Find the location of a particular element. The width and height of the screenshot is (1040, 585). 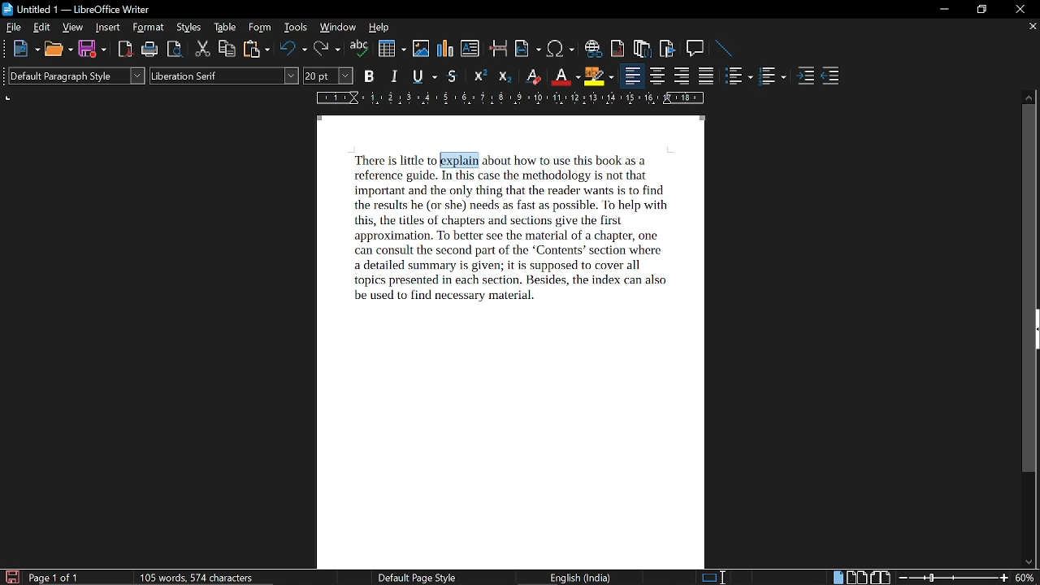

close tab is located at coordinates (1031, 28).